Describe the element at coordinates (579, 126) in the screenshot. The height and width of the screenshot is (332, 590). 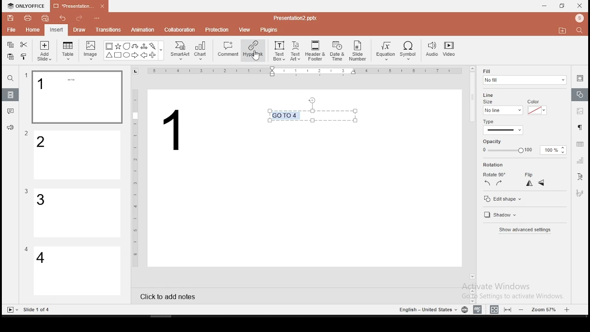
I see `paragraph settings` at that location.